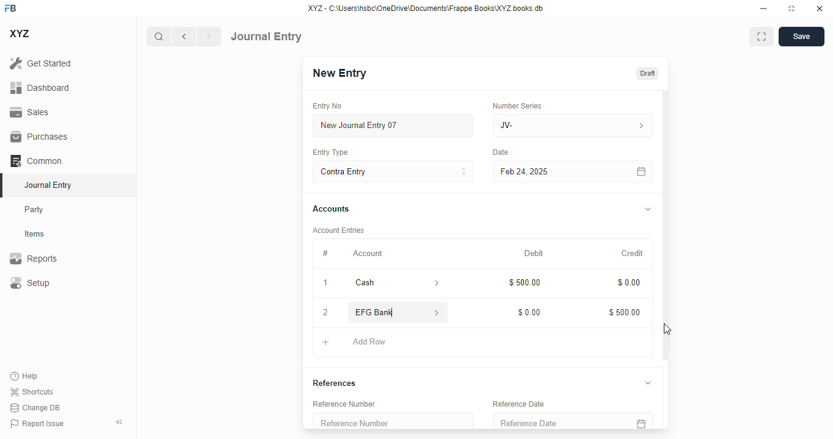 This screenshot has width=833, height=439. I want to click on help, so click(24, 376).